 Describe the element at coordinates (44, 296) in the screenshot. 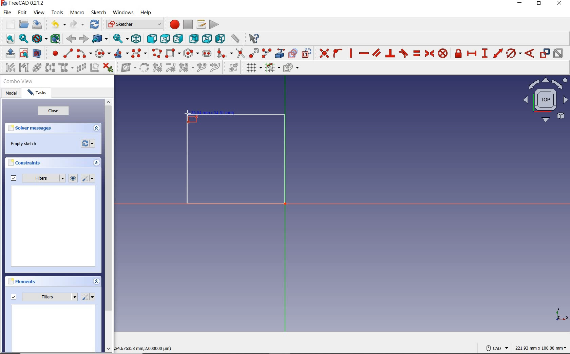

I see `filters` at that location.